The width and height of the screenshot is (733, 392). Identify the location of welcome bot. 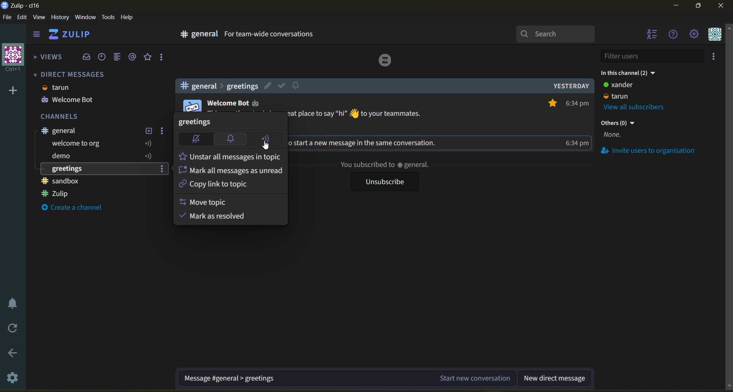
(227, 104).